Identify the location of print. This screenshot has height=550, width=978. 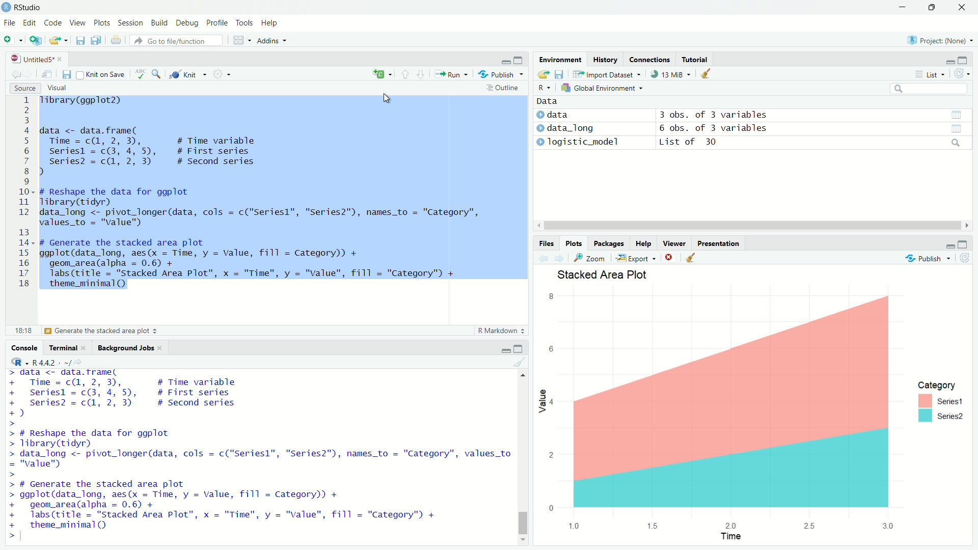
(117, 44).